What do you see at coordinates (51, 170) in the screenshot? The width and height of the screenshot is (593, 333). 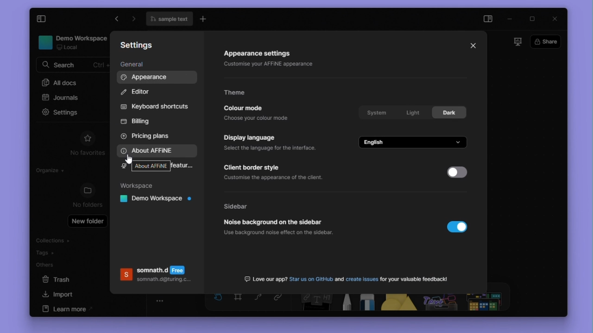 I see `organize` at bounding box center [51, 170].